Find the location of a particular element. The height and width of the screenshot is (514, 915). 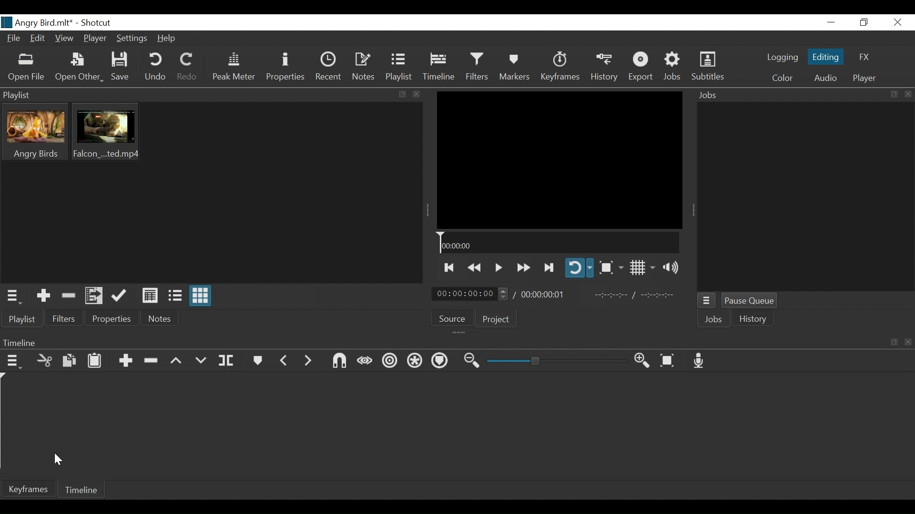

Lift is located at coordinates (175, 361).